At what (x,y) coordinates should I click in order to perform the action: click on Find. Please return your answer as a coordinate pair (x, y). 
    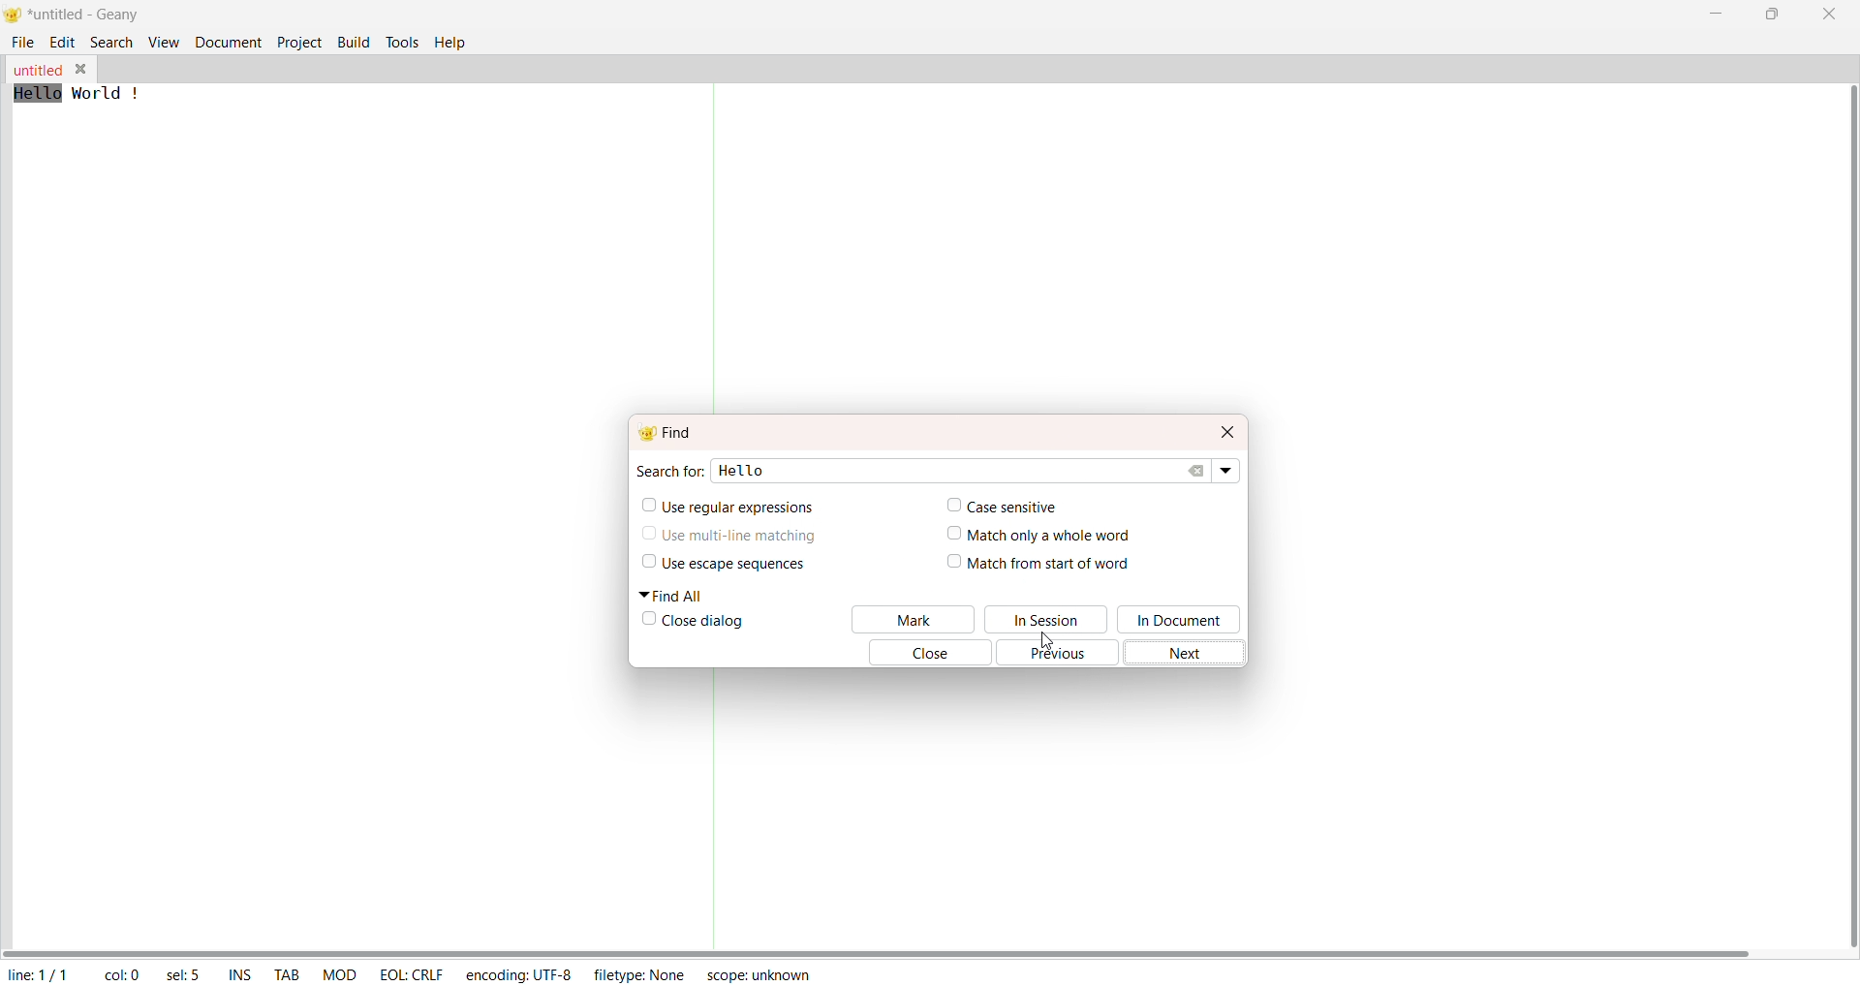
    Looking at the image, I should click on (673, 430).